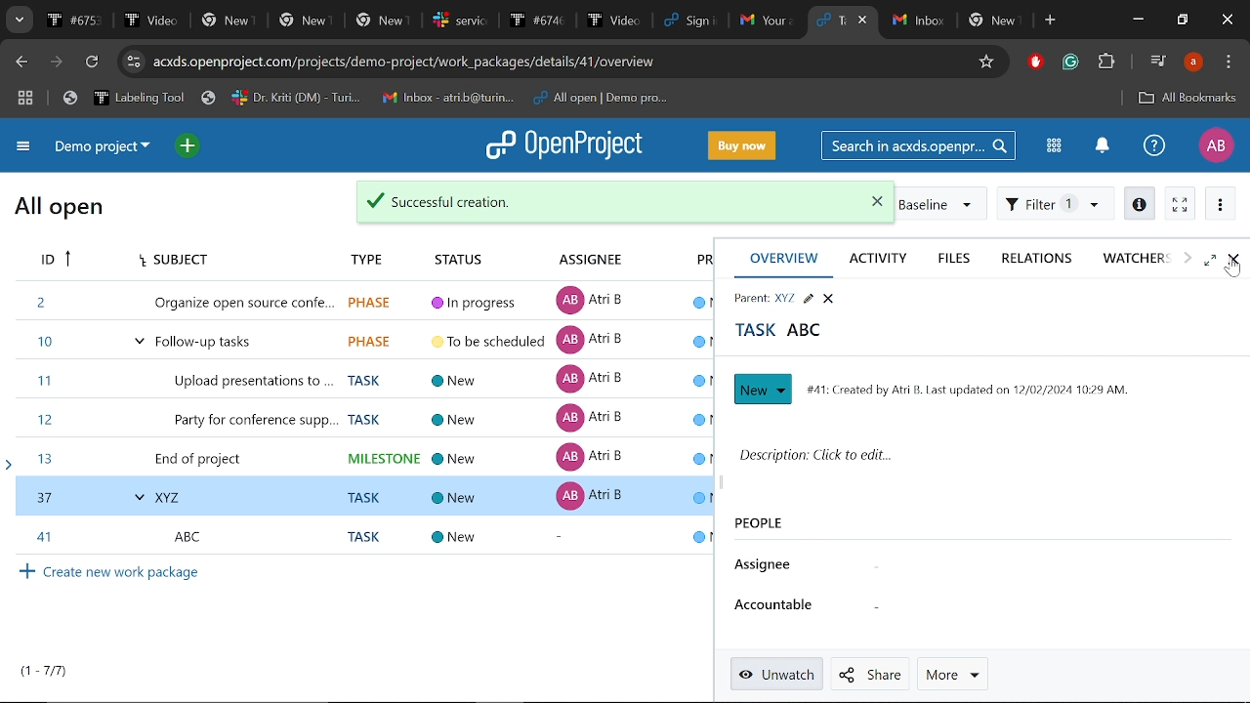 Image resolution: width=1250 pixels, height=703 pixels. I want to click on Open project menu, so click(565, 145).